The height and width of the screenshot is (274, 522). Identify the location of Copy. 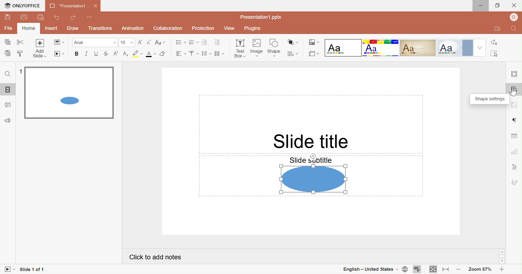
(8, 42).